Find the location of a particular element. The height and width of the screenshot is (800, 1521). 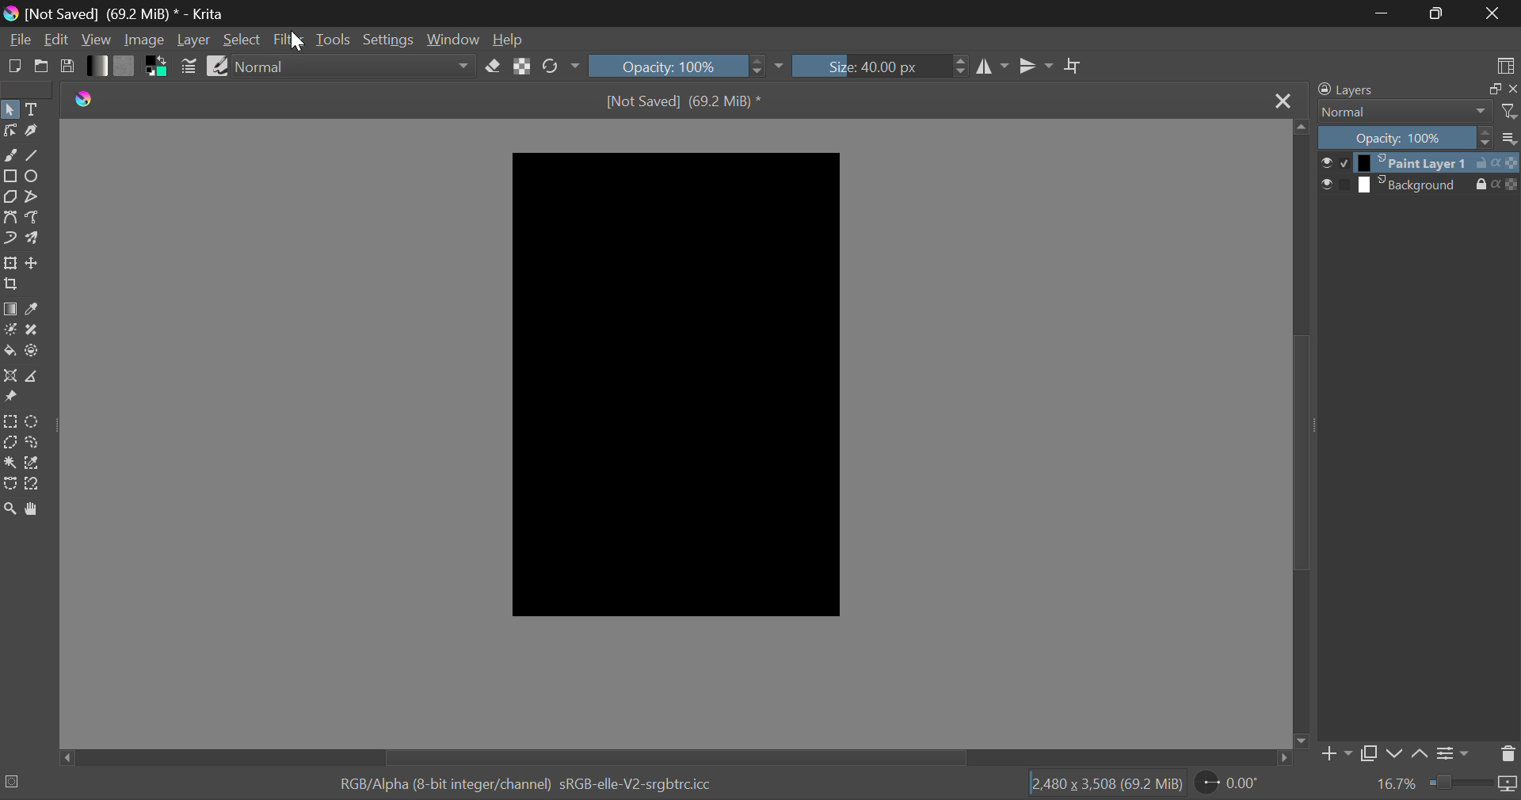

Continuous Selection is located at coordinates (11, 464).